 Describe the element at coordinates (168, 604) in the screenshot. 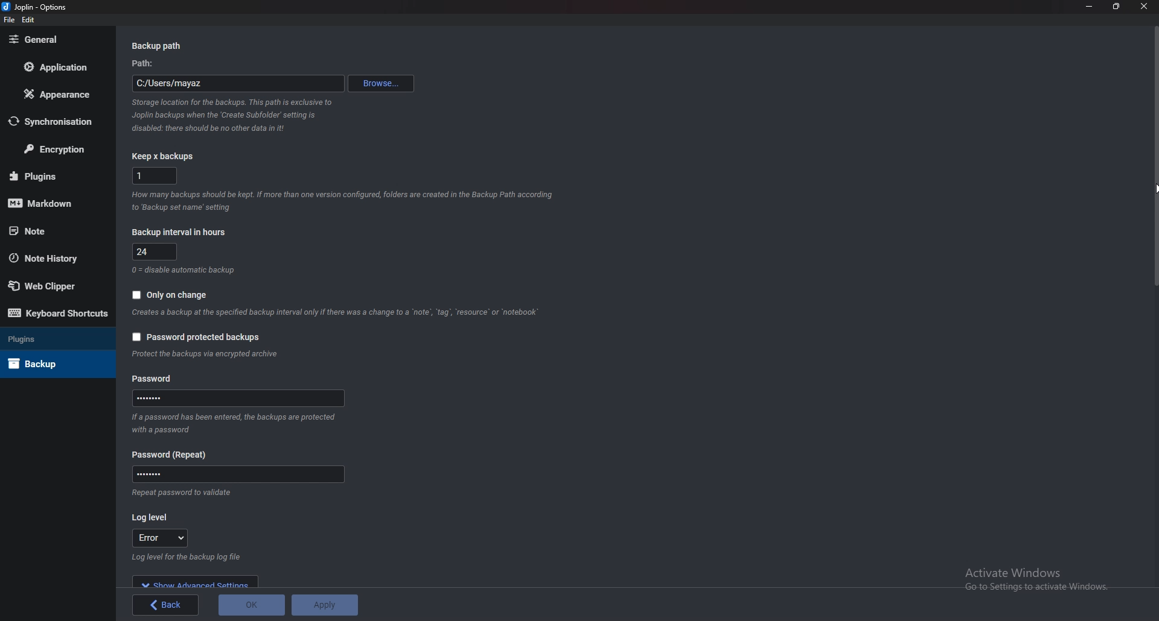

I see `back` at that location.